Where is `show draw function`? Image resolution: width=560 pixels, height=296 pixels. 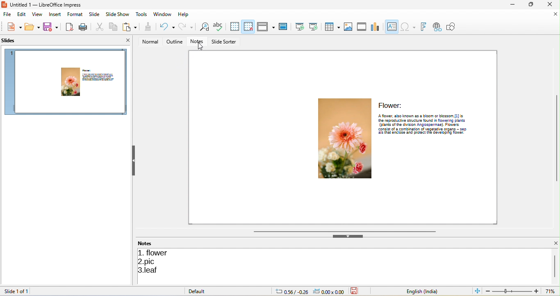
show draw function is located at coordinates (452, 26).